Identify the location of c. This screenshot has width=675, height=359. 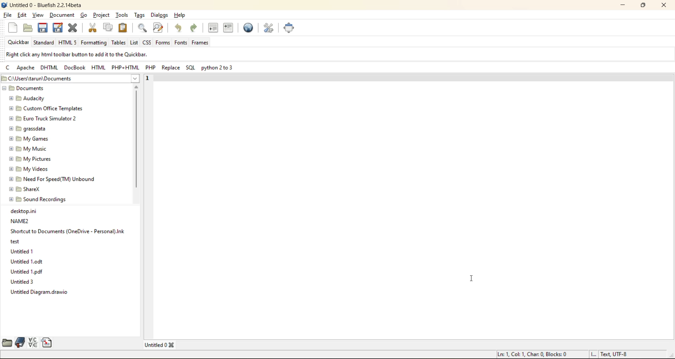
(10, 69).